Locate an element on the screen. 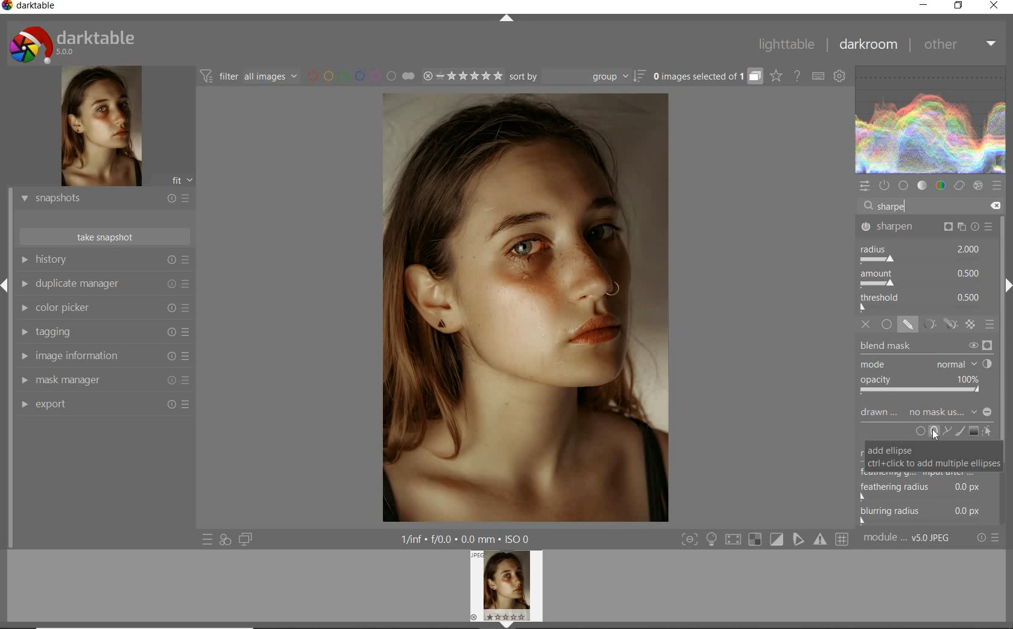 Image resolution: width=1013 pixels, height=629 pixels. SHOW & EDIT MASK ELEMENTS is located at coordinates (988, 431).